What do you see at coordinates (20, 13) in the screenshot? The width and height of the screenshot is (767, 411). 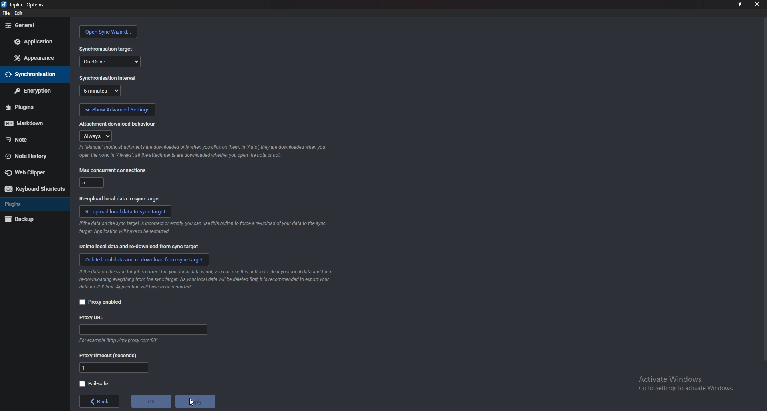 I see `edit` at bounding box center [20, 13].